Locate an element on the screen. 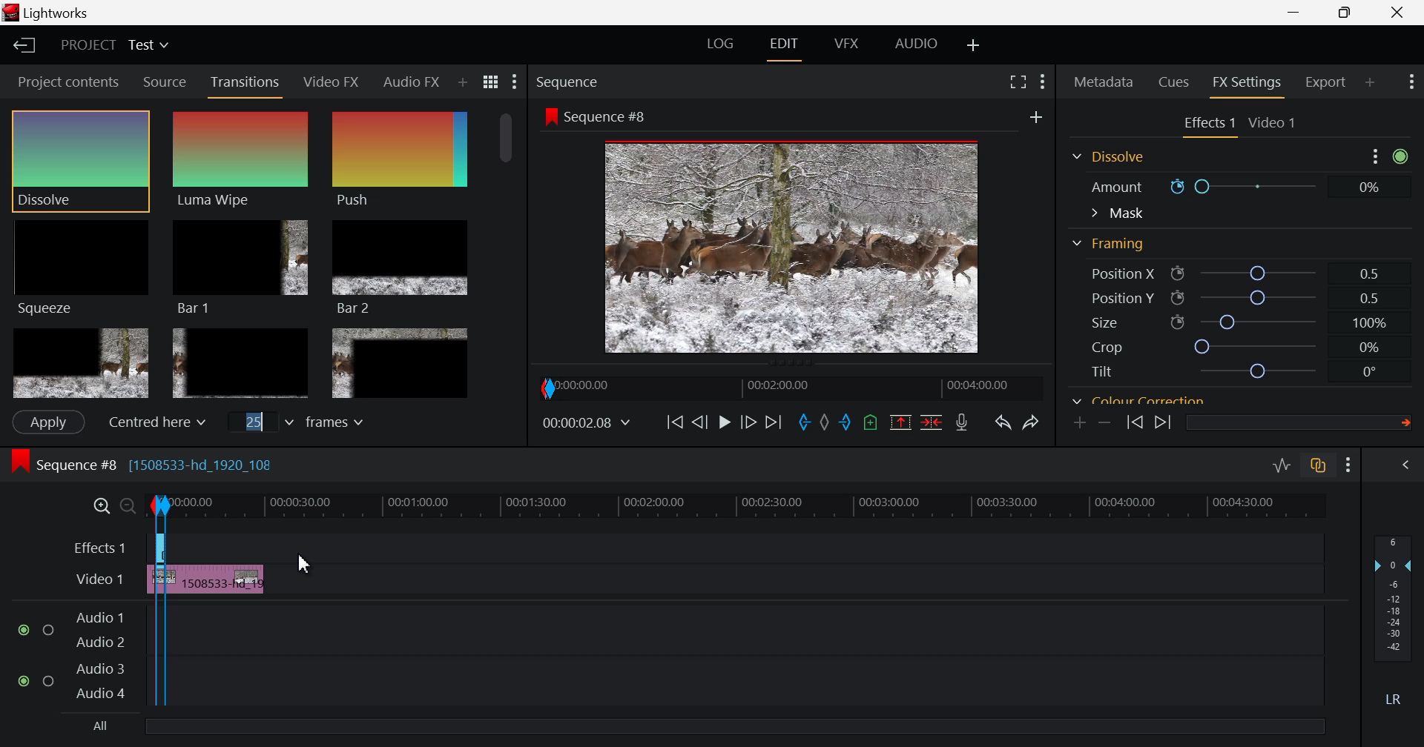  EDIT Tab Open is located at coordinates (787, 44).